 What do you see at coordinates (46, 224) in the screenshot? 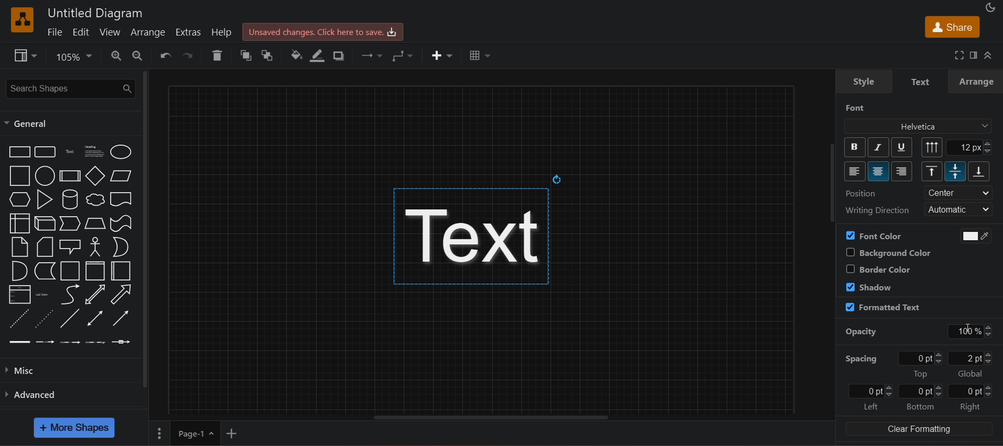
I see `cube` at bounding box center [46, 224].